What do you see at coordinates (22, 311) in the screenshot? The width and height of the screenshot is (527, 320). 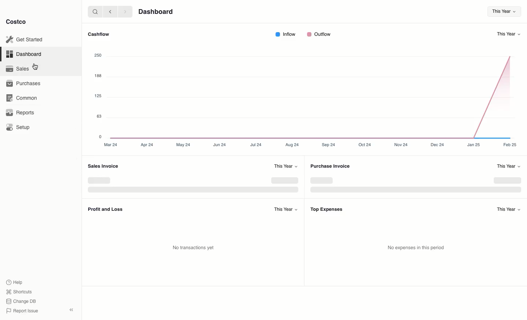 I see `Report Issue` at bounding box center [22, 311].